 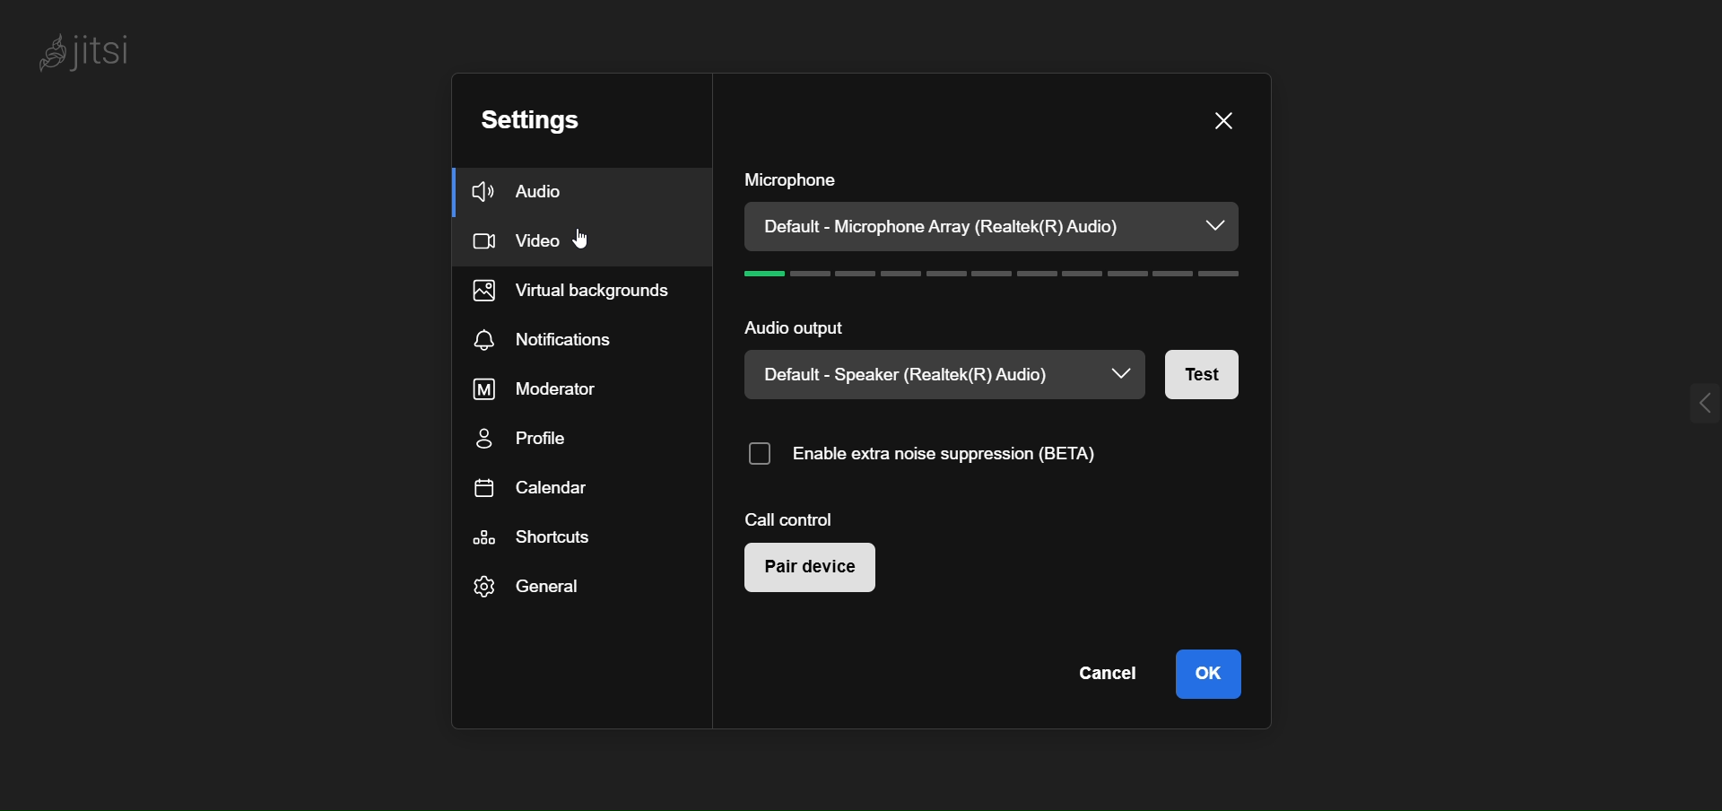 I want to click on shortcut, so click(x=543, y=537).